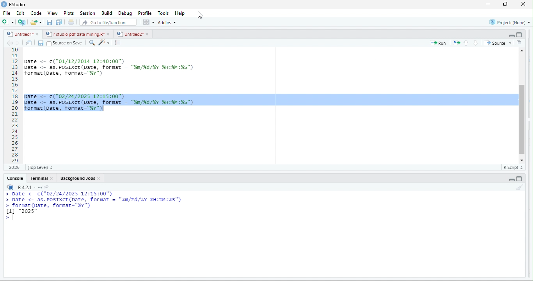  I want to click on typing cursor, so click(14, 218).